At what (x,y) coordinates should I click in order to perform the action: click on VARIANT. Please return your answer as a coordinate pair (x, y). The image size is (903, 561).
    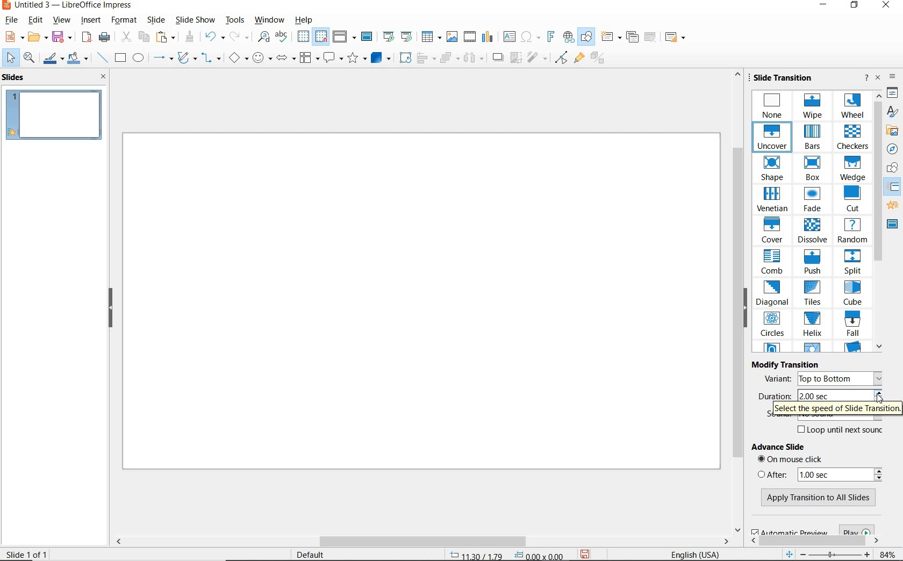
    Looking at the image, I should click on (822, 378).